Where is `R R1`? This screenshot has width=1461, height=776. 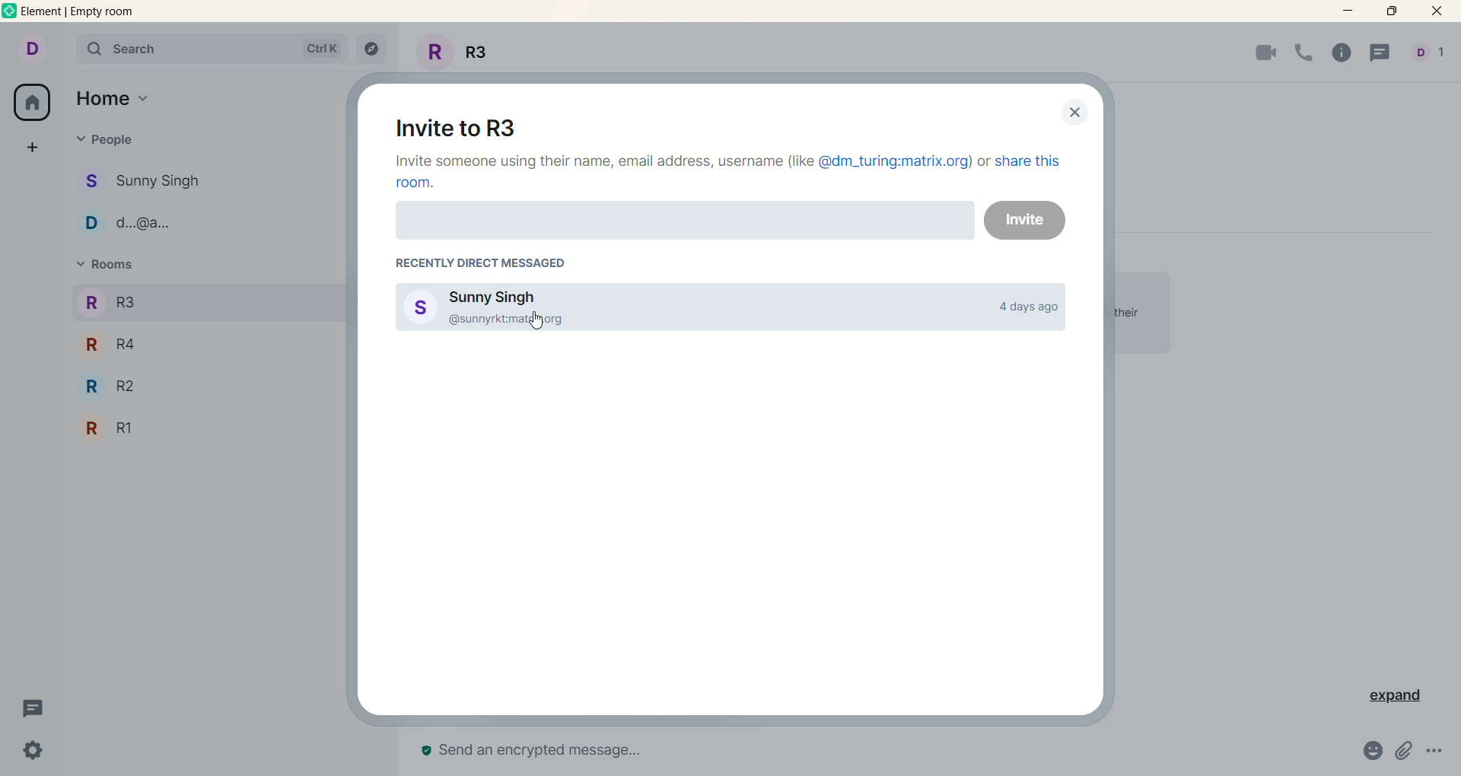
R R1 is located at coordinates (110, 428).